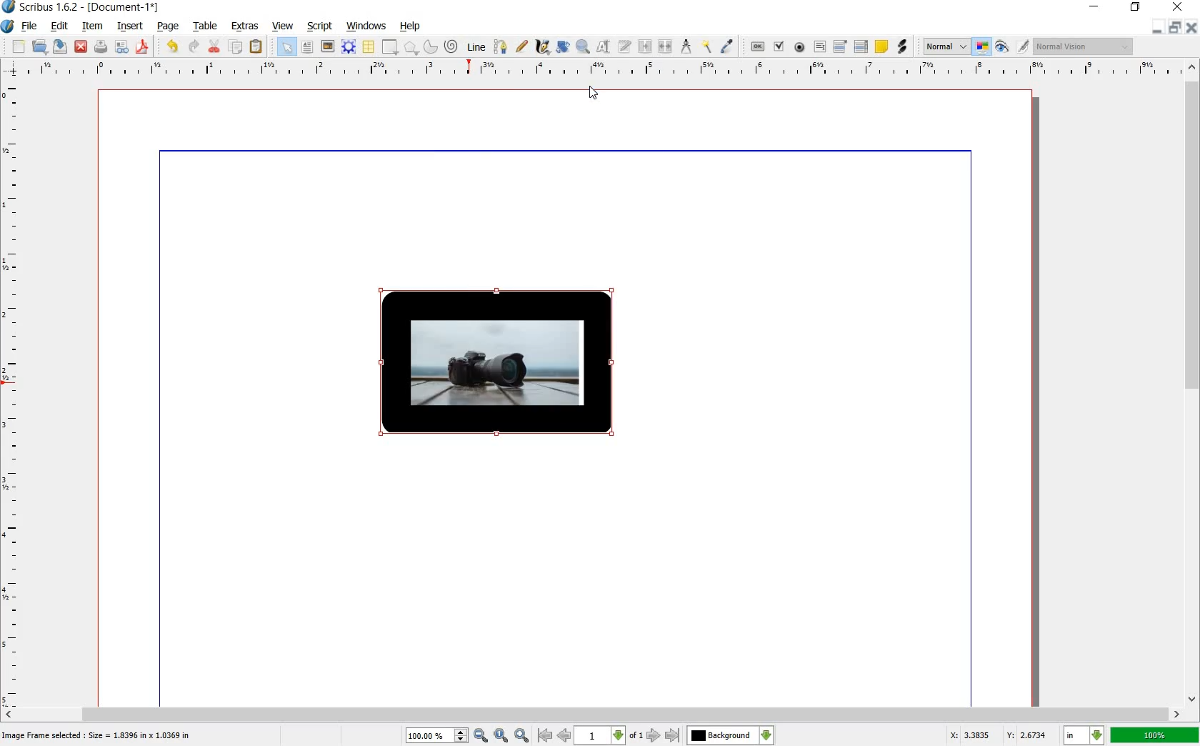 This screenshot has width=1200, height=746. What do you see at coordinates (592, 94) in the screenshot?
I see `Pointer` at bounding box center [592, 94].